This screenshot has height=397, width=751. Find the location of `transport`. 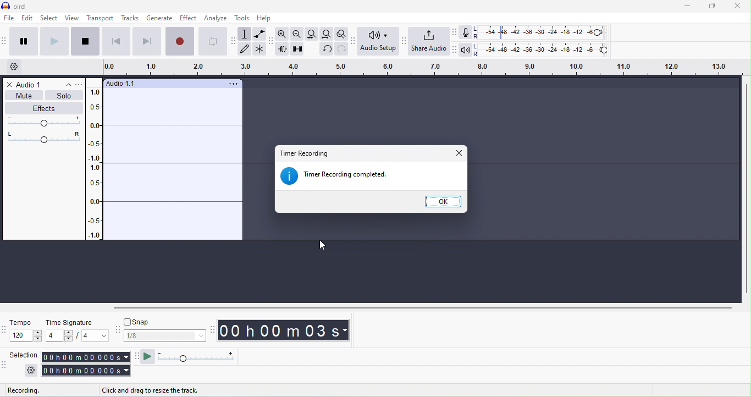

transport is located at coordinates (100, 18).